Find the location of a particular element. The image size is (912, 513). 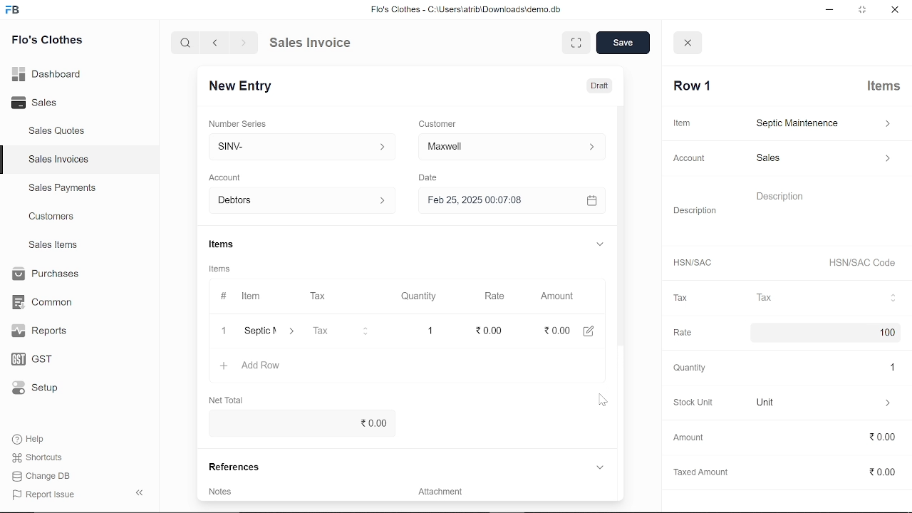

 Quantity is located at coordinates (413, 296).